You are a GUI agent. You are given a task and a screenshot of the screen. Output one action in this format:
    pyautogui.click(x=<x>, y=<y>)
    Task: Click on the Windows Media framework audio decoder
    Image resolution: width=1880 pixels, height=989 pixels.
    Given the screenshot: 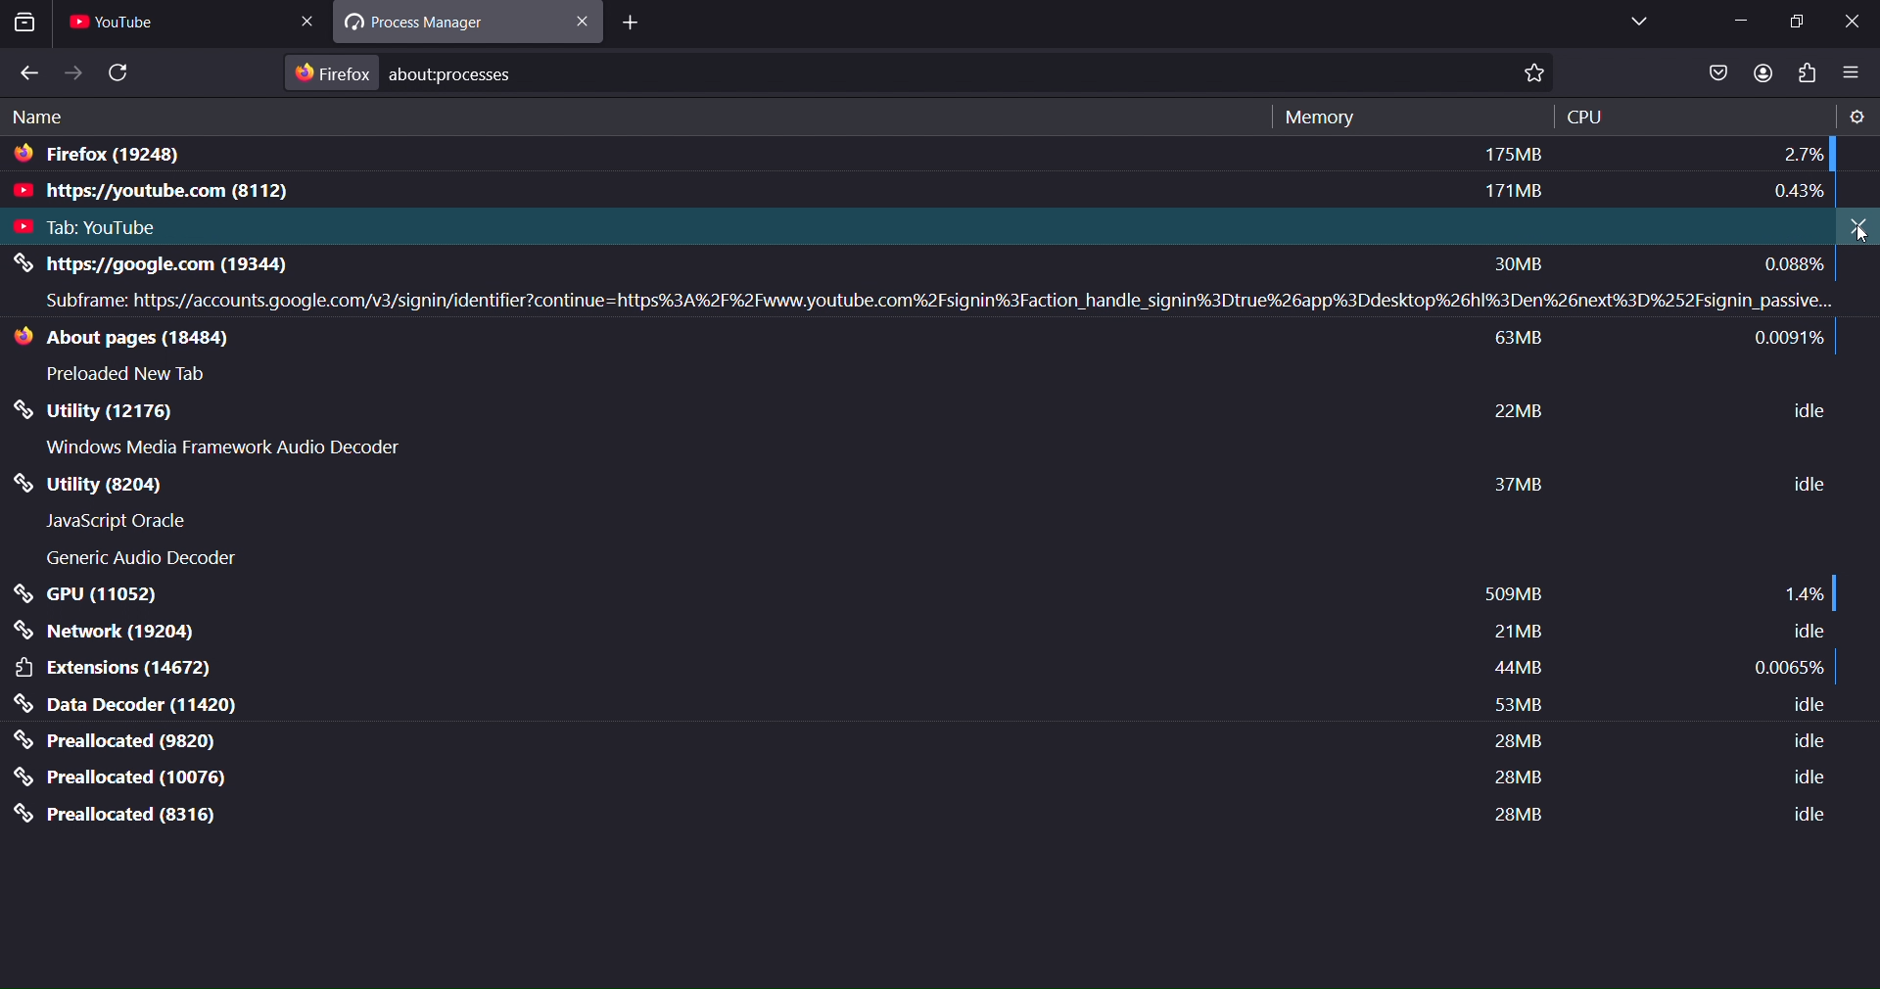 What is the action you would take?
    pyautogui.click(x=228, y=450)
    